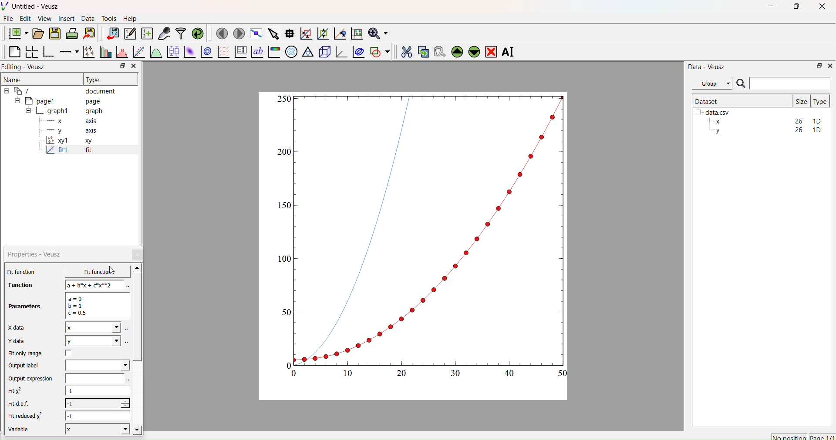  What do you see at coordinates (801, 100) in the screenshot?
I see `| Size` at bounding box center [801, 100].